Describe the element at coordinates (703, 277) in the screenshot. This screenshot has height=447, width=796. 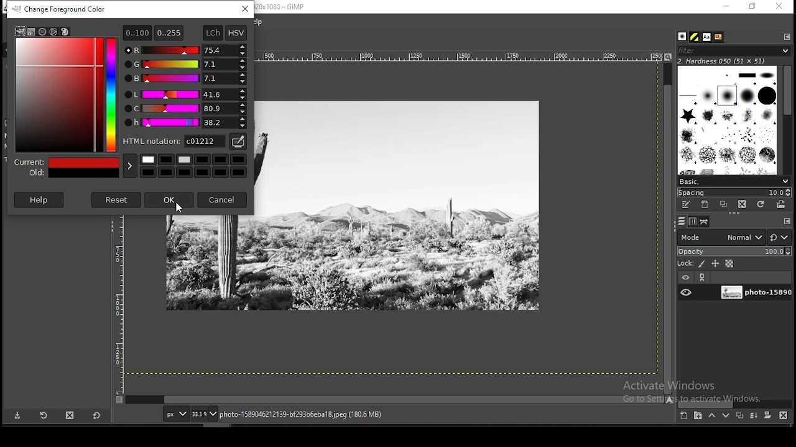
I see `link` at that location.